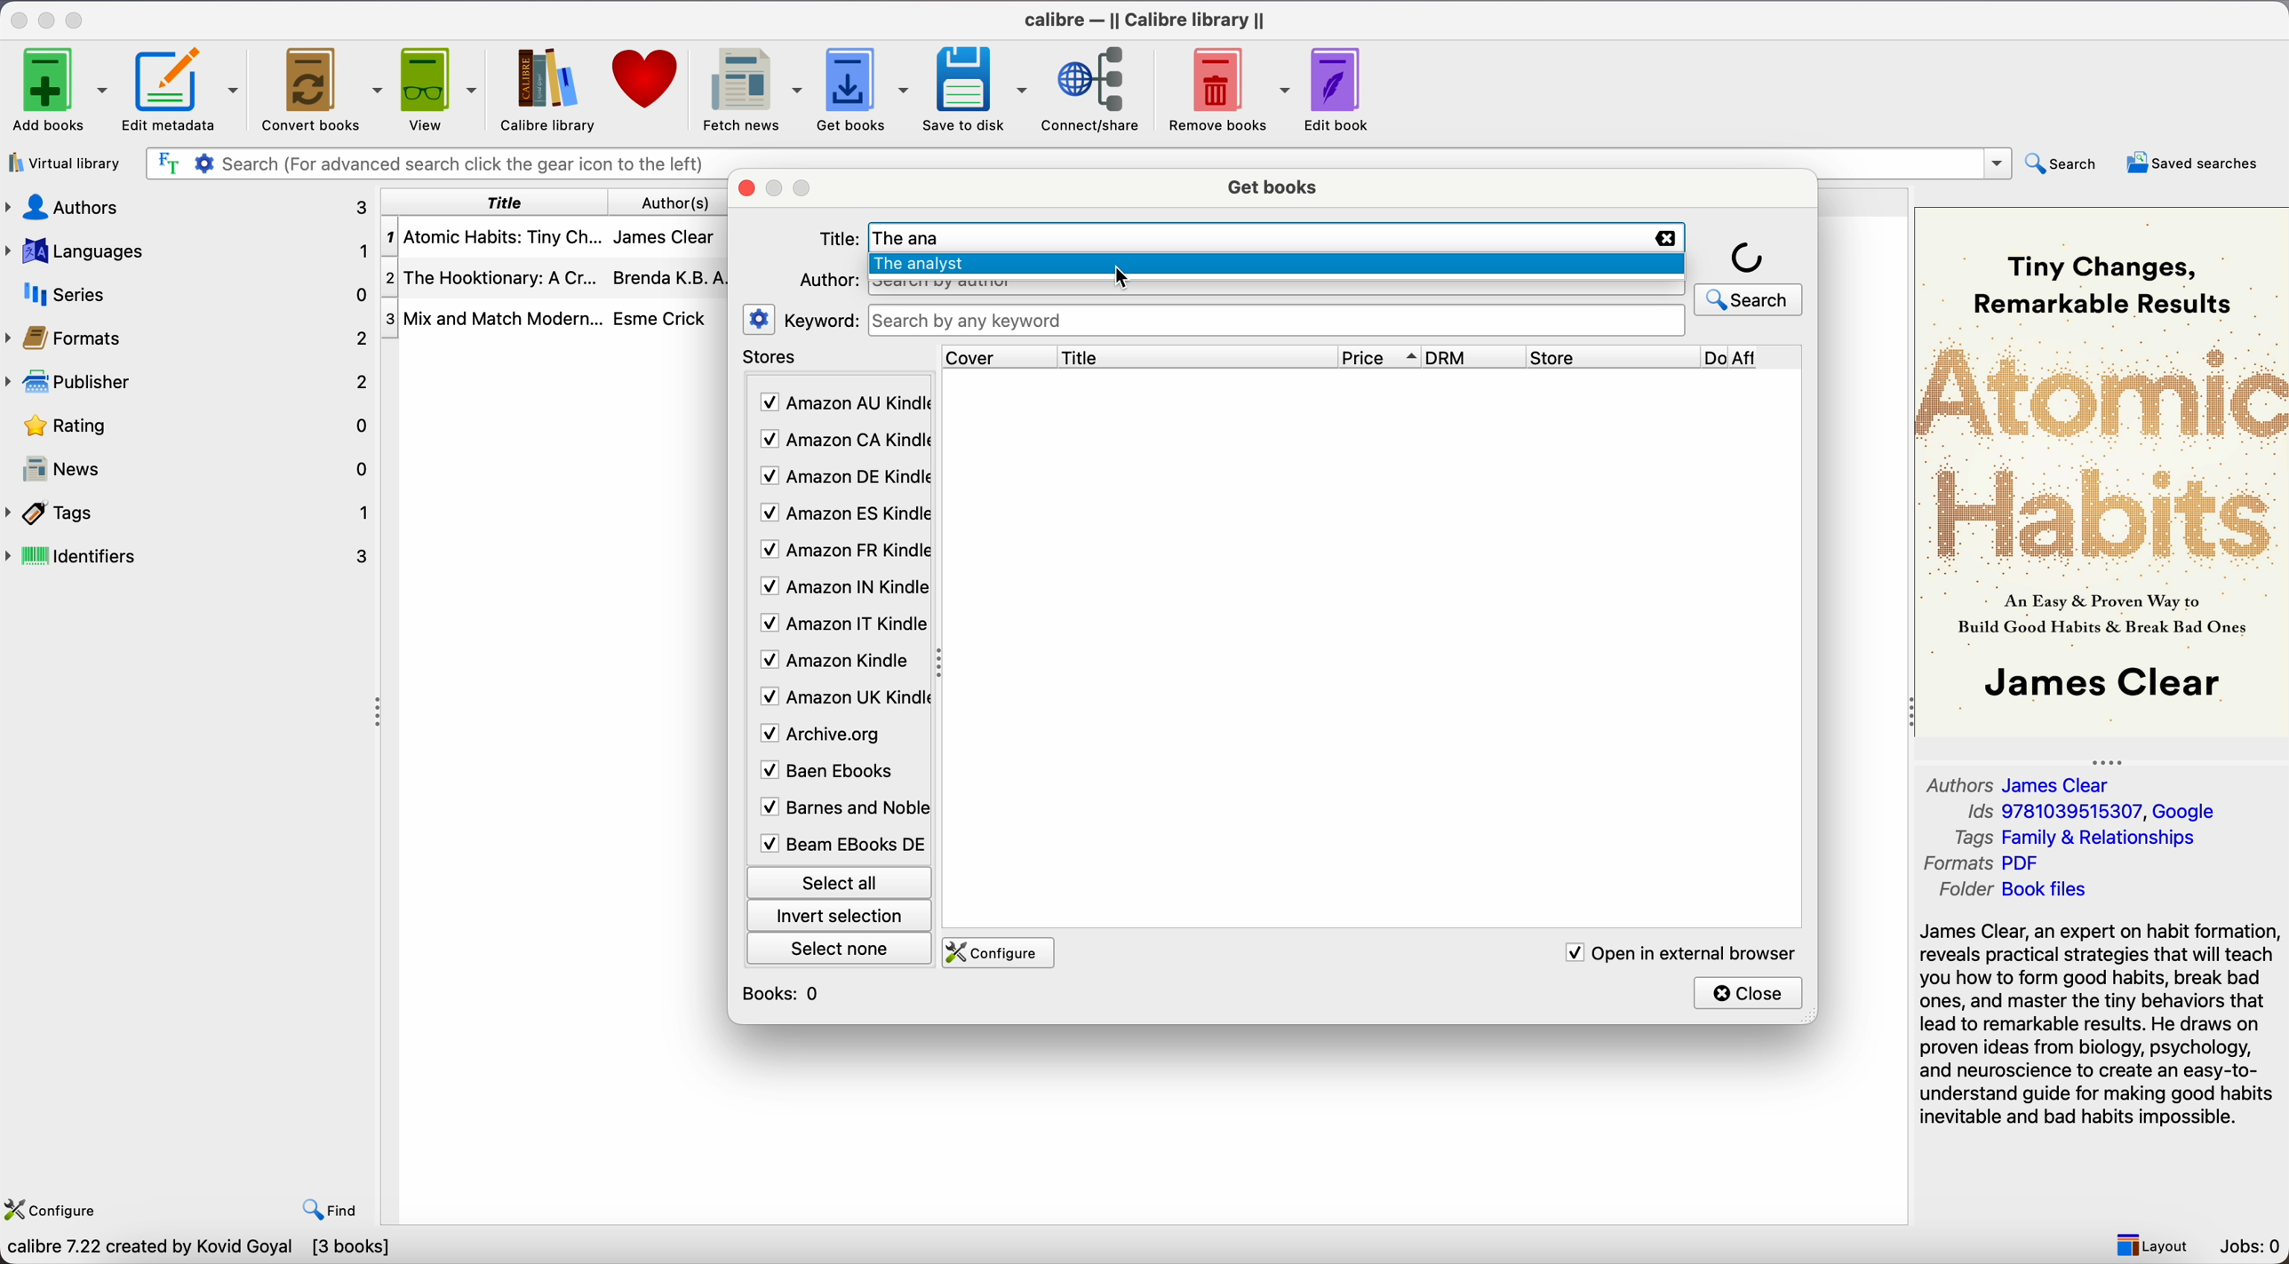  I want to click on tags, so click(190, 513).